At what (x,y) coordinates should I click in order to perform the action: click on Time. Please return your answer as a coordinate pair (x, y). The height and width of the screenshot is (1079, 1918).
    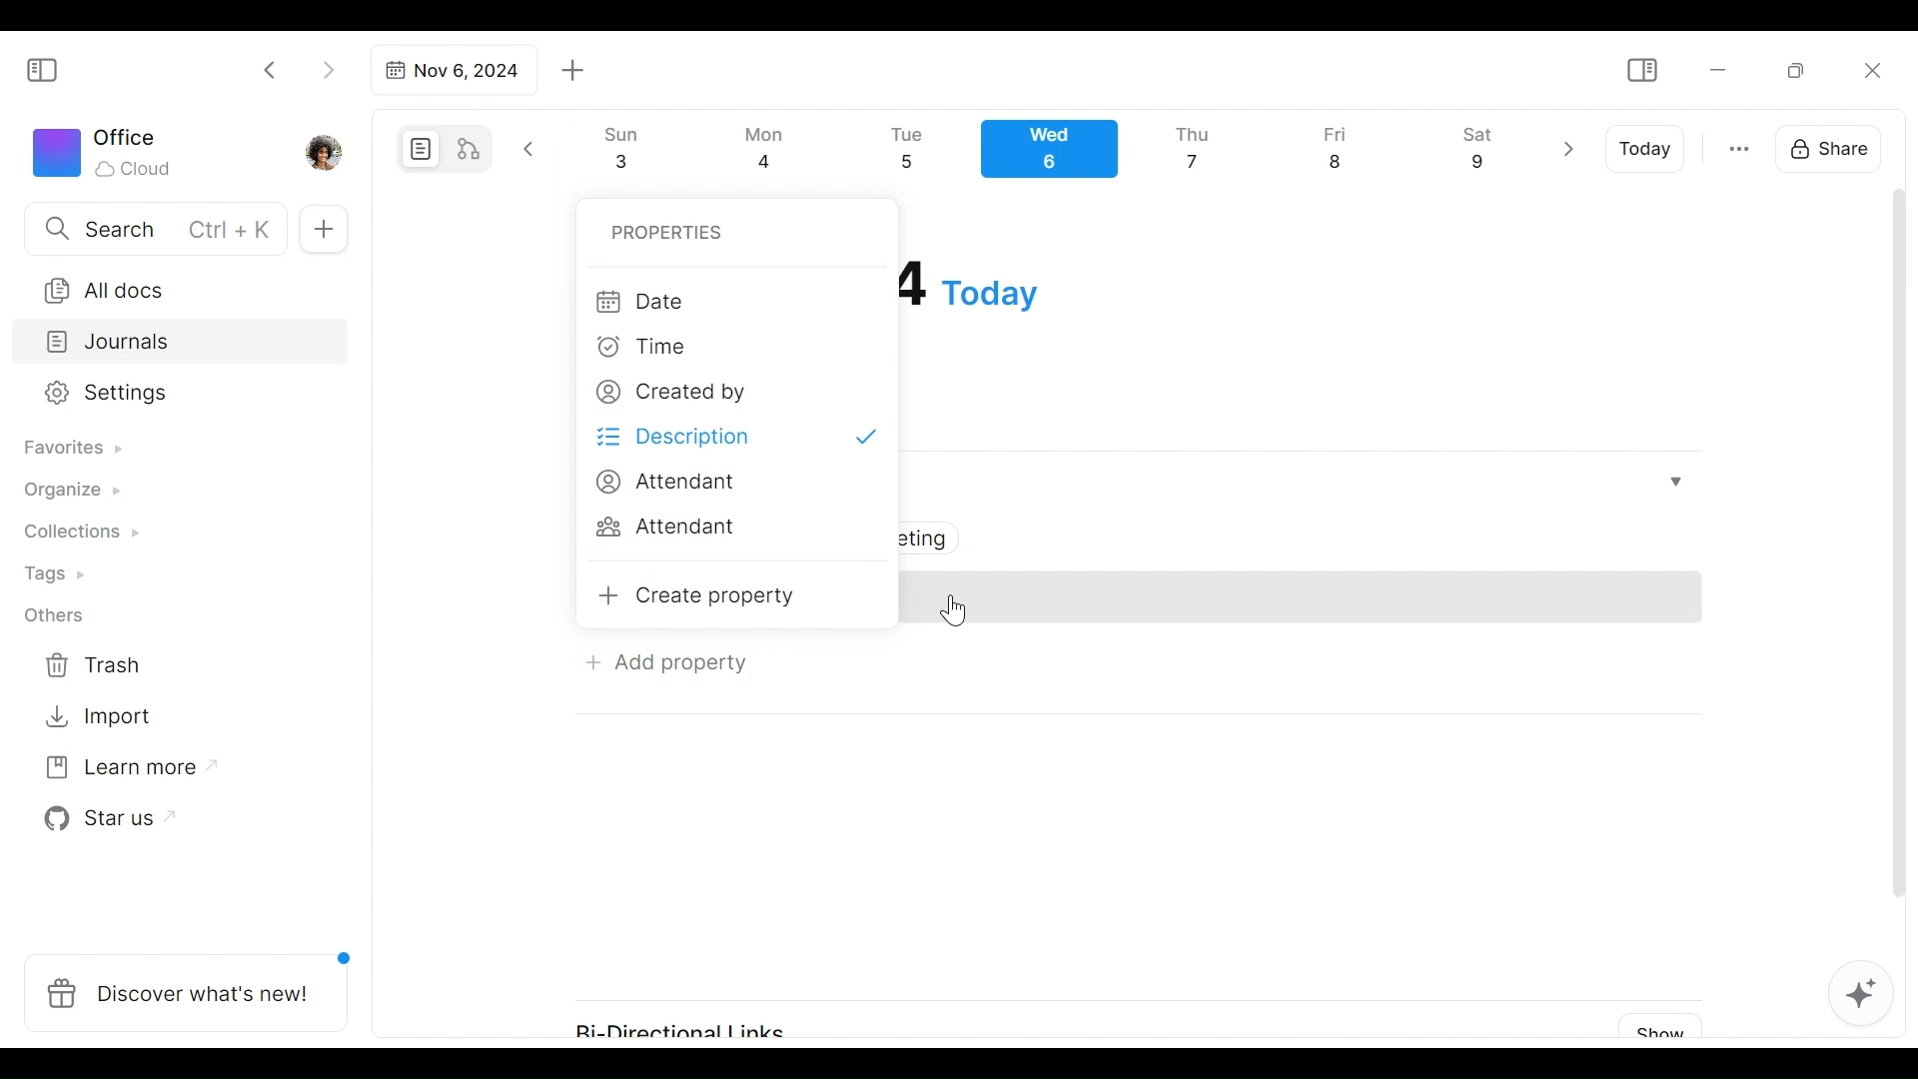
    Looking at the image, I should click on (650, 344).